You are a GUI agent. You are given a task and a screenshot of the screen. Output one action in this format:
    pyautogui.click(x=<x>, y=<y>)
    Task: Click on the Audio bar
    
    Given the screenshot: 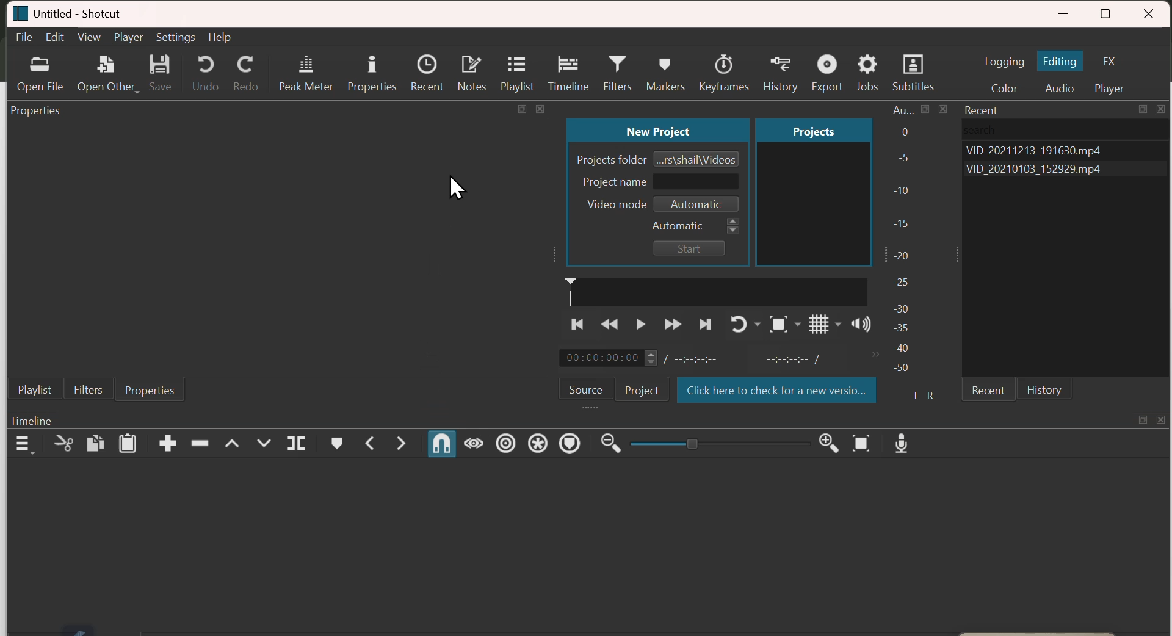 What is the action you would take?
    pyautogui.click(x=915, y=264)
    